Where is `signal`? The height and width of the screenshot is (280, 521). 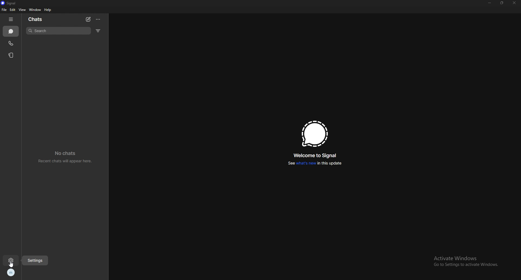 signal is located at coordinates (12, 3).